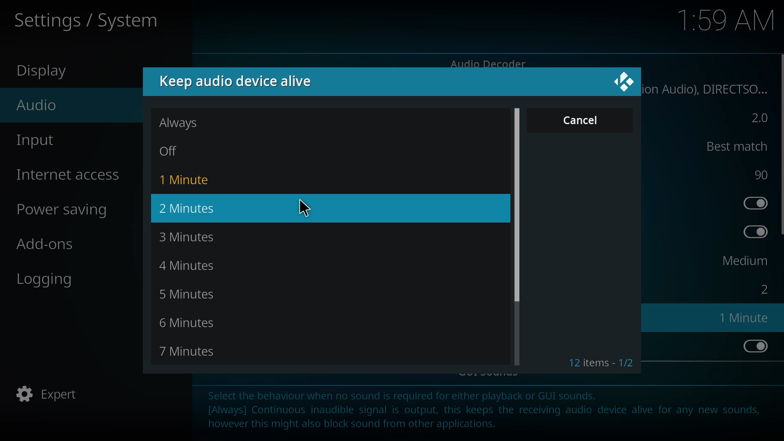 The image size is (784, 441). Describe the element at coordinates (192, 238) in the screenshot. I see `3 min` at that location.